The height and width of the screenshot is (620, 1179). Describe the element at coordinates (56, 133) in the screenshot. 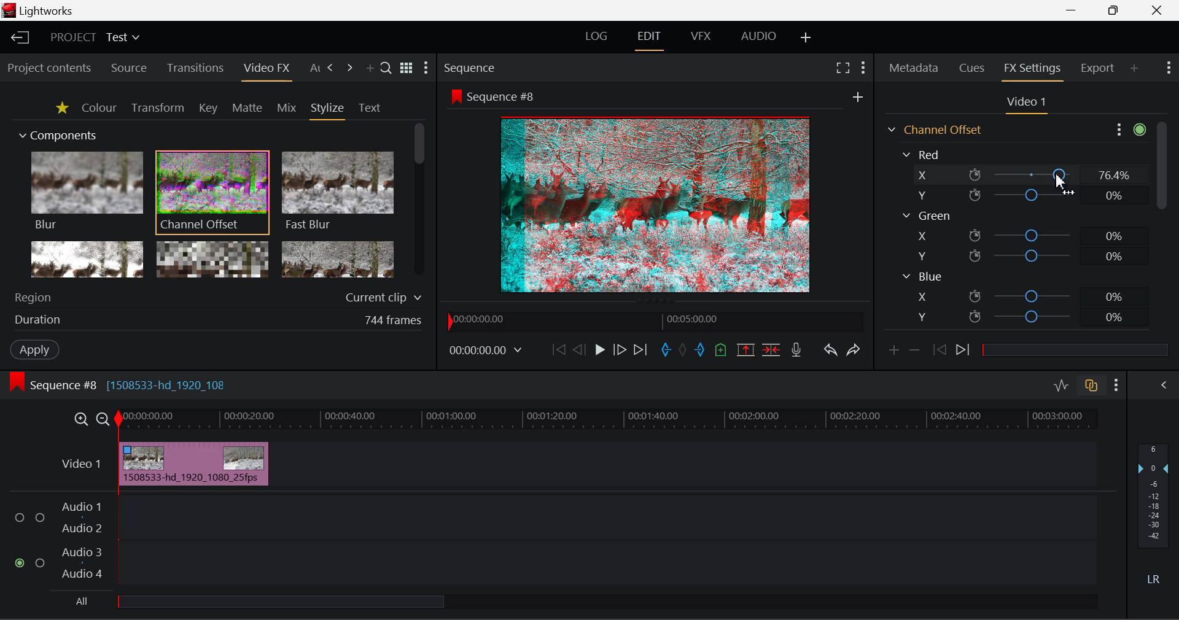

I see `Components Section` at that location.